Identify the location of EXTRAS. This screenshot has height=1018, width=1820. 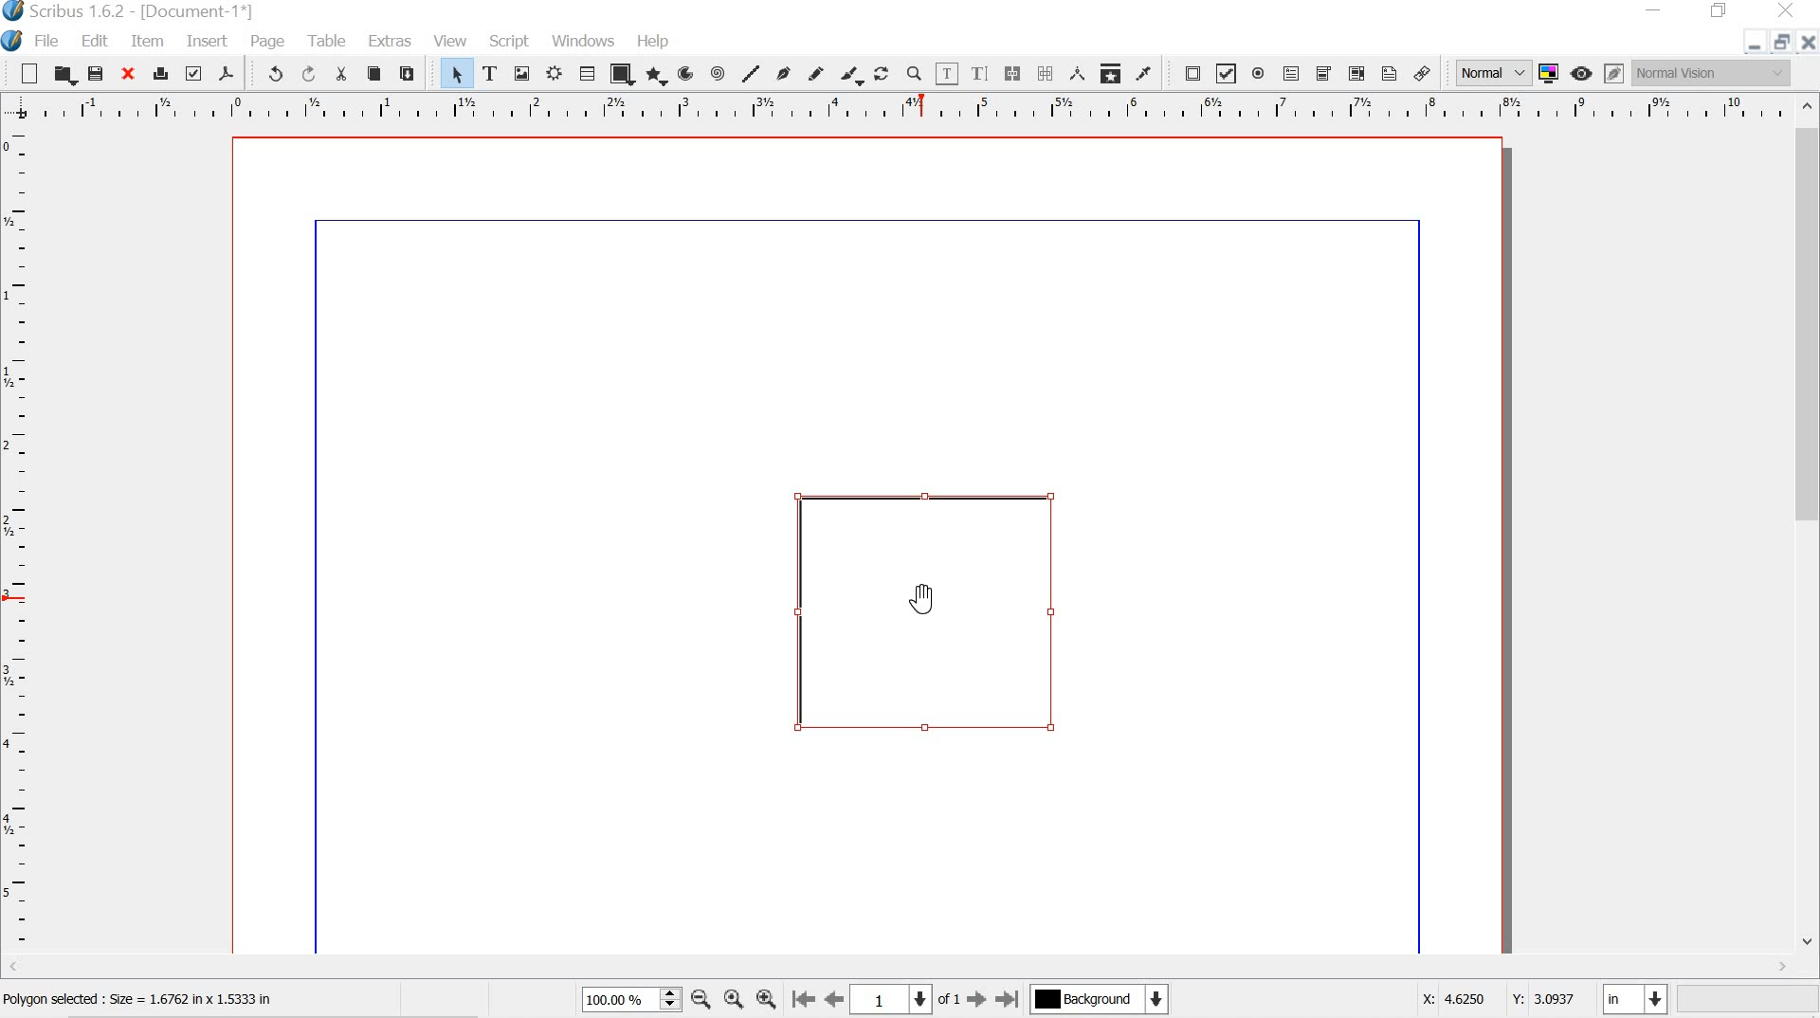
(389, 43).